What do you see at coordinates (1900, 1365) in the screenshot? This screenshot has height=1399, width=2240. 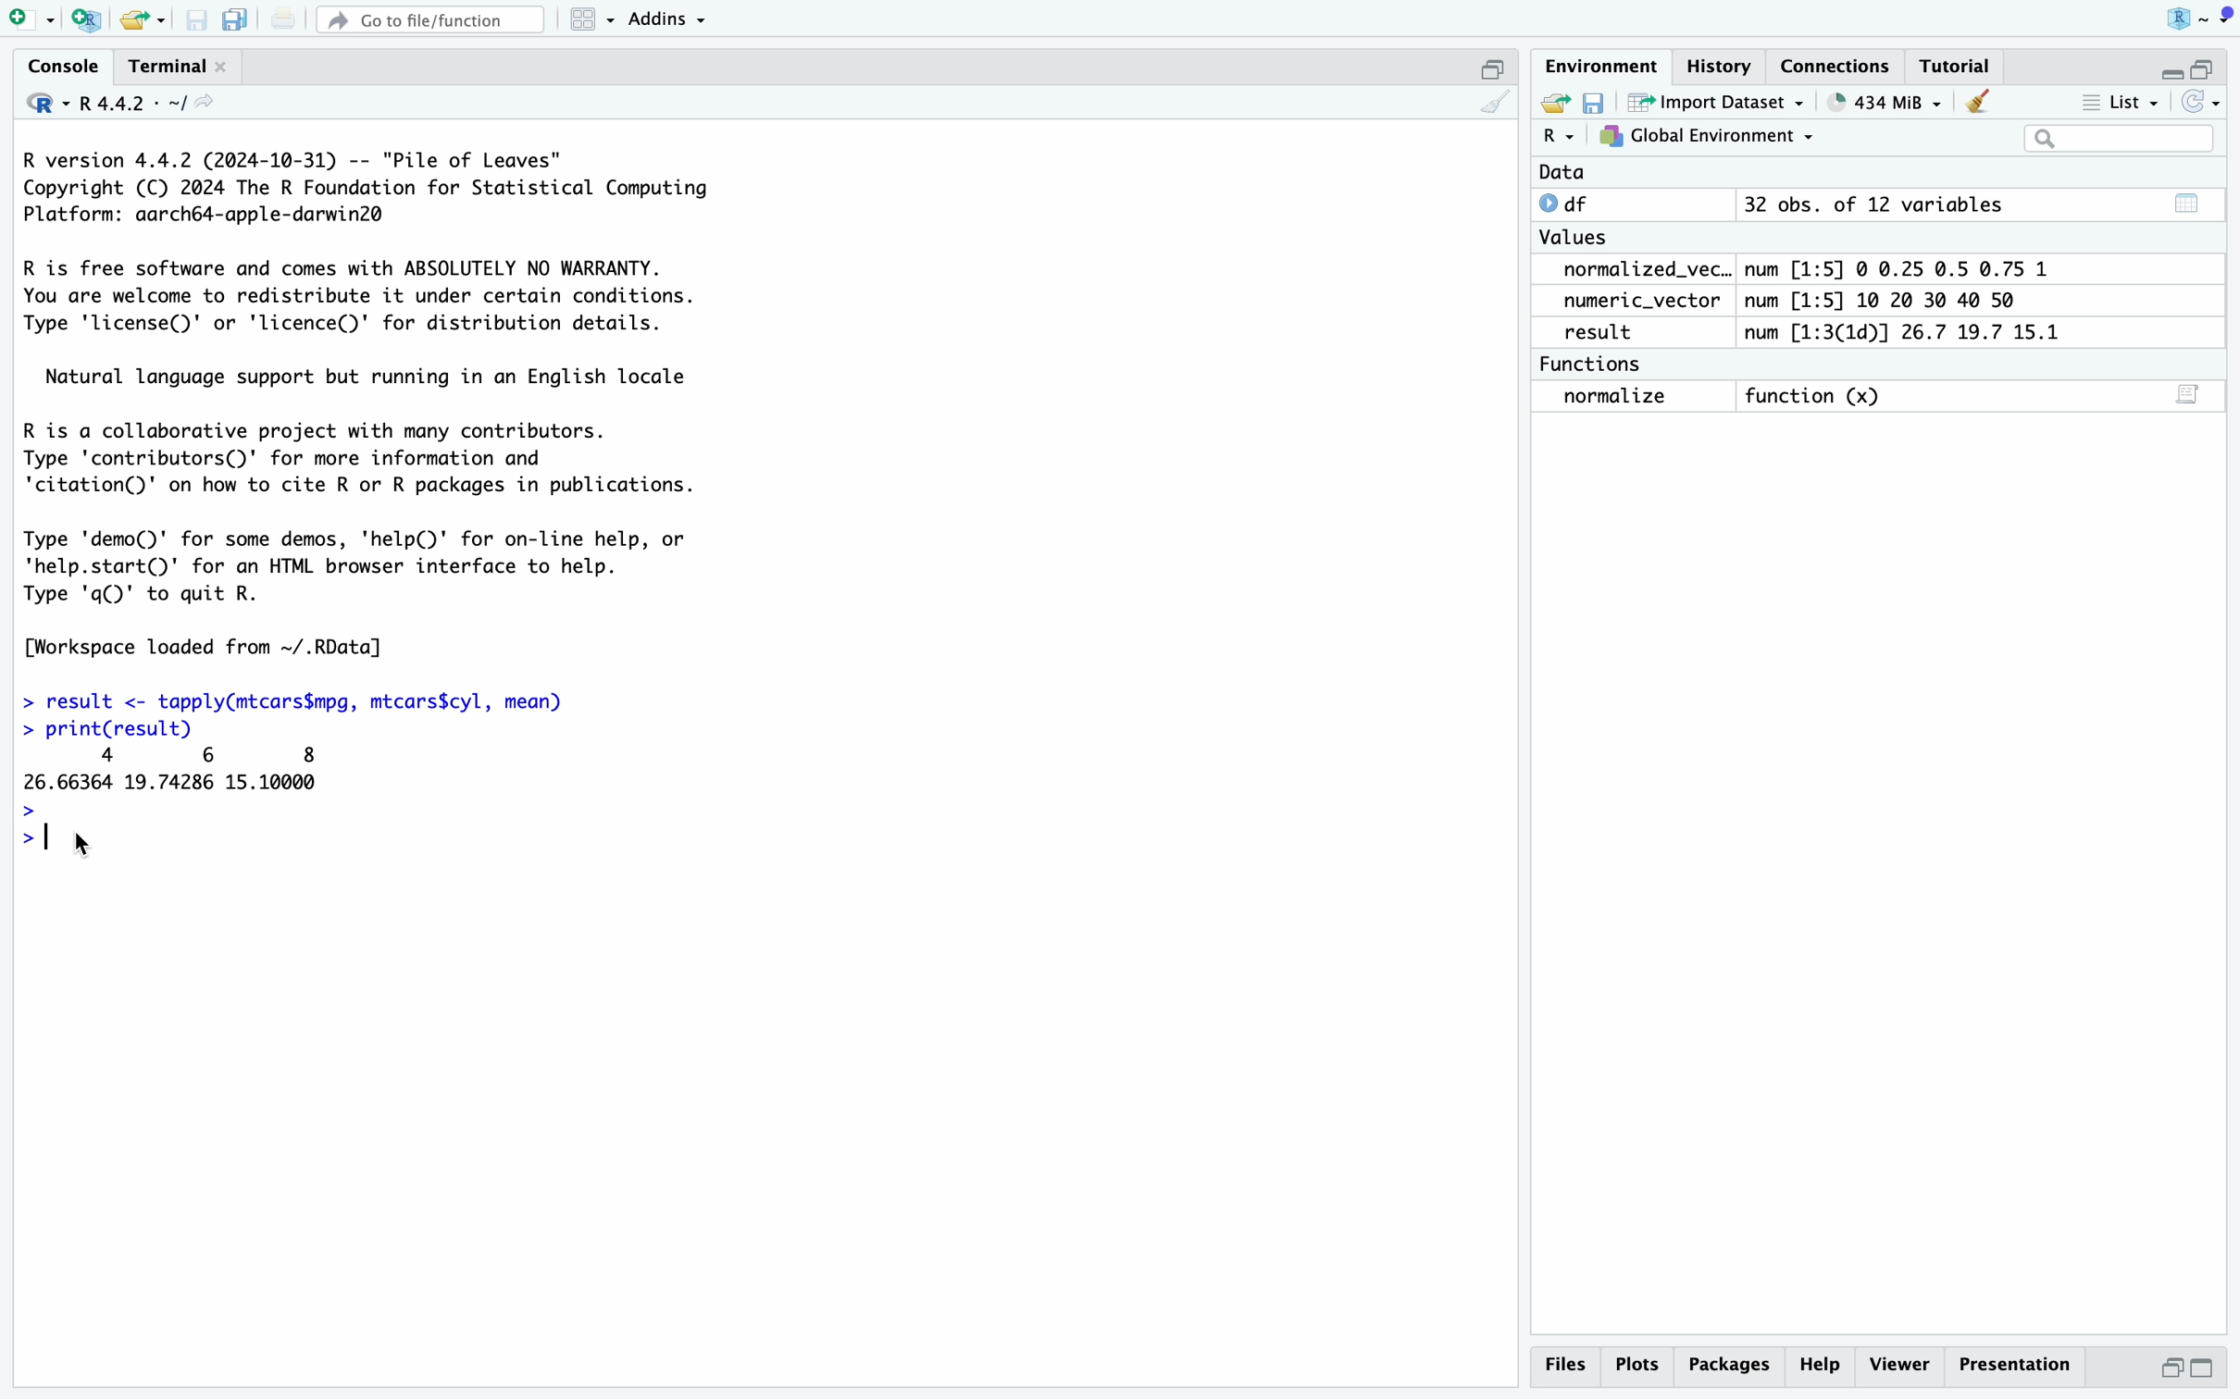 I see `Viewer` at bounding box center [1900, 1365].